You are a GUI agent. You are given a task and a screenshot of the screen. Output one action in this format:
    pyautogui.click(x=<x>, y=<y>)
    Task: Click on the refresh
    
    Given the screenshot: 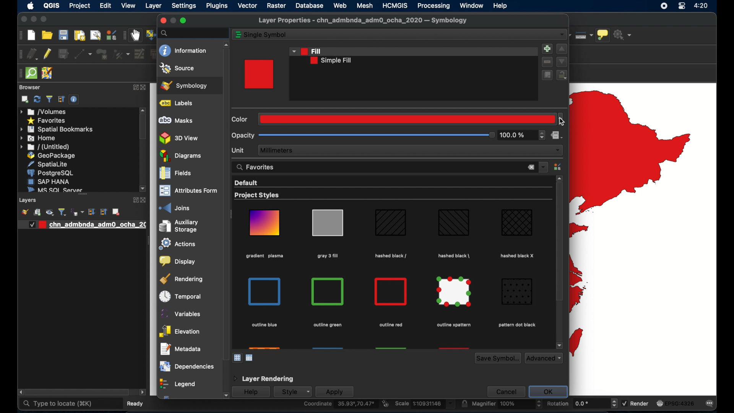 What is the action you would take?
    pyautogui.click(x=37, y=99)
    